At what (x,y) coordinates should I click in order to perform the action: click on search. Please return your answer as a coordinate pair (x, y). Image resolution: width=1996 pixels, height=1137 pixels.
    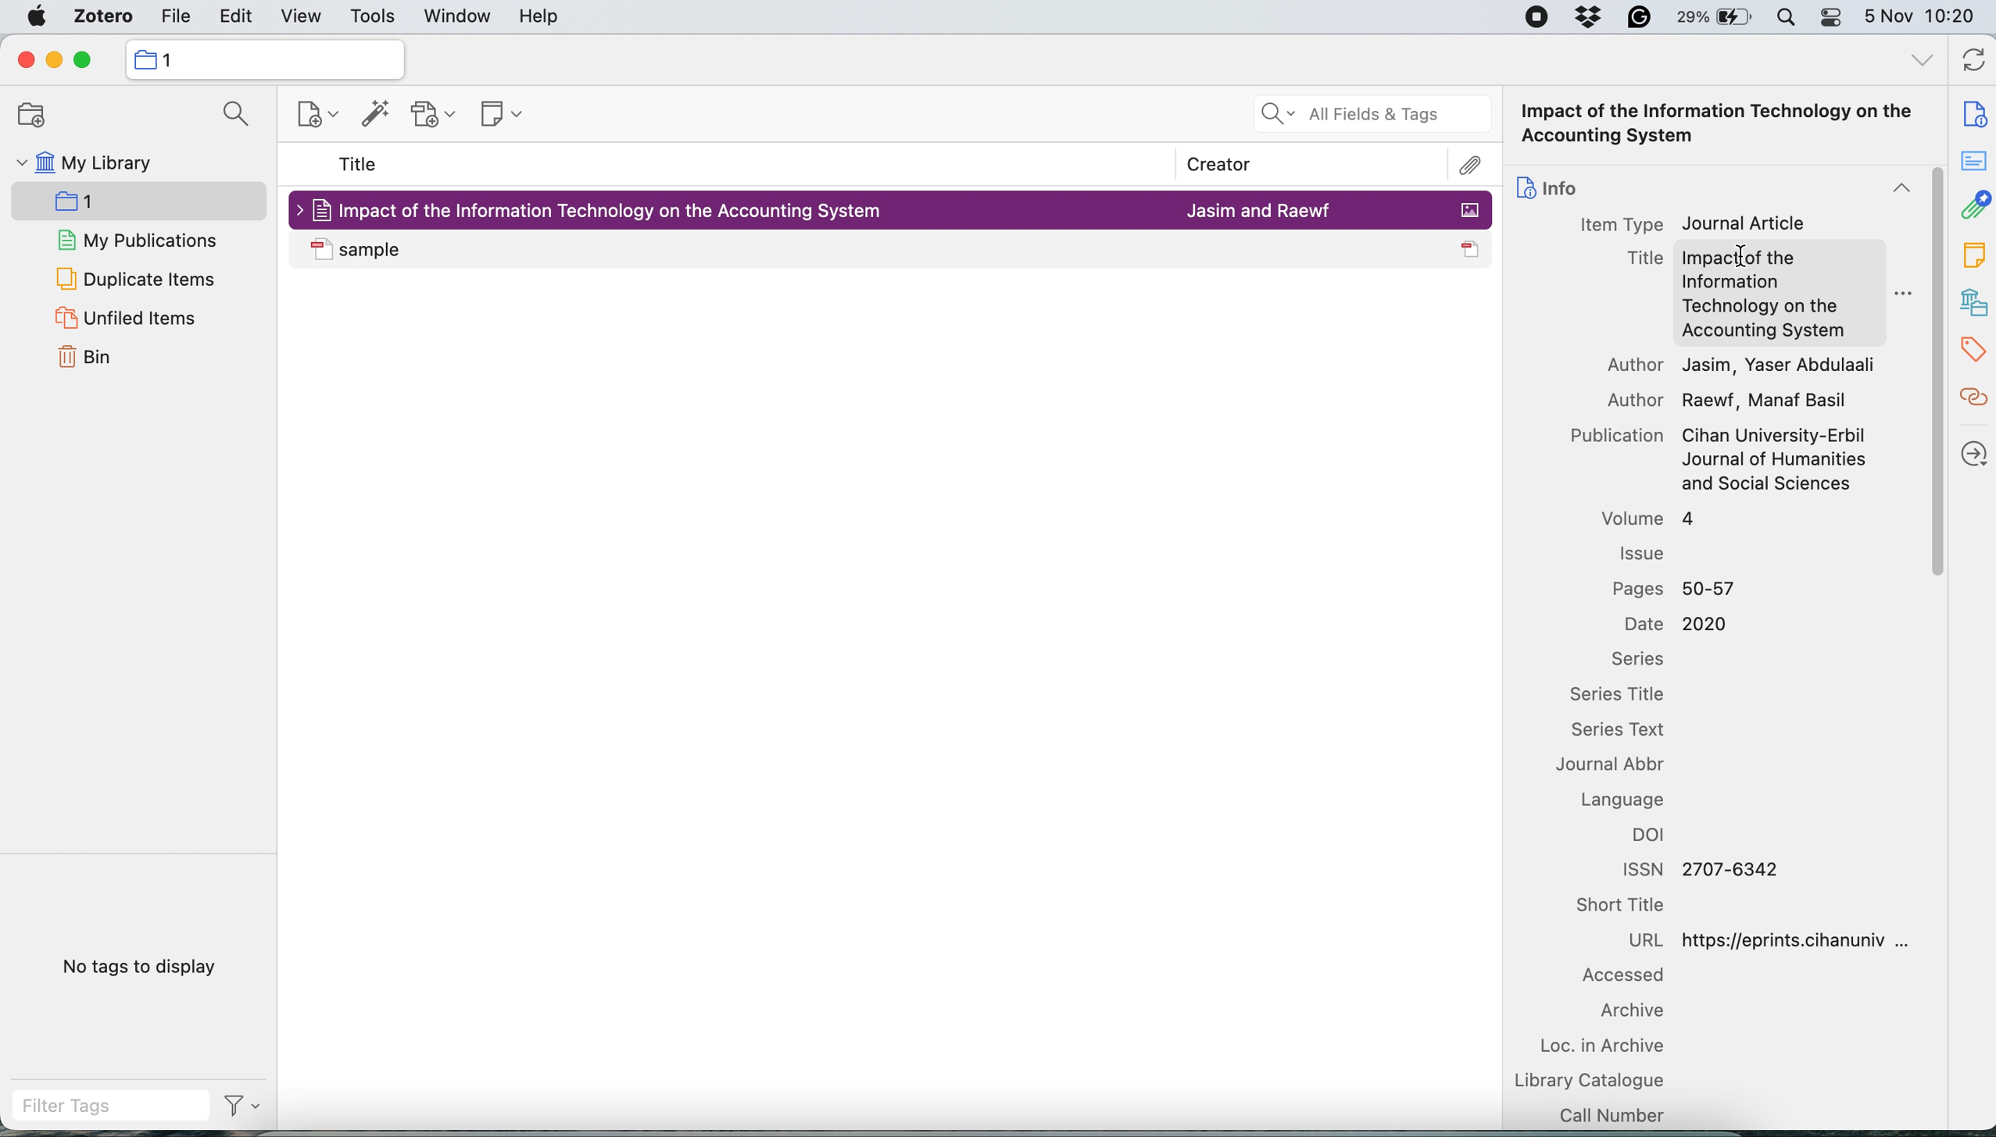
    Looking at the image, I should click on (238, 114).